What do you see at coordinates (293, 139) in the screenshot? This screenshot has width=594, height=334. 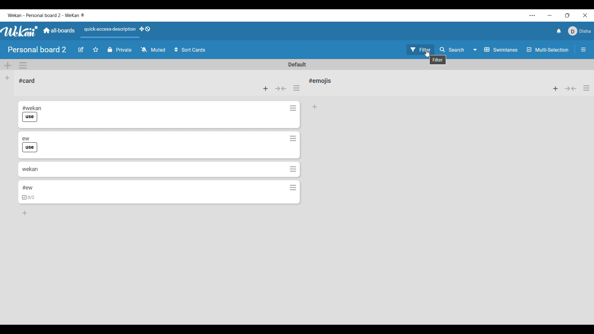 I see `Card actions for respective card` at bounding box center [293, 139].